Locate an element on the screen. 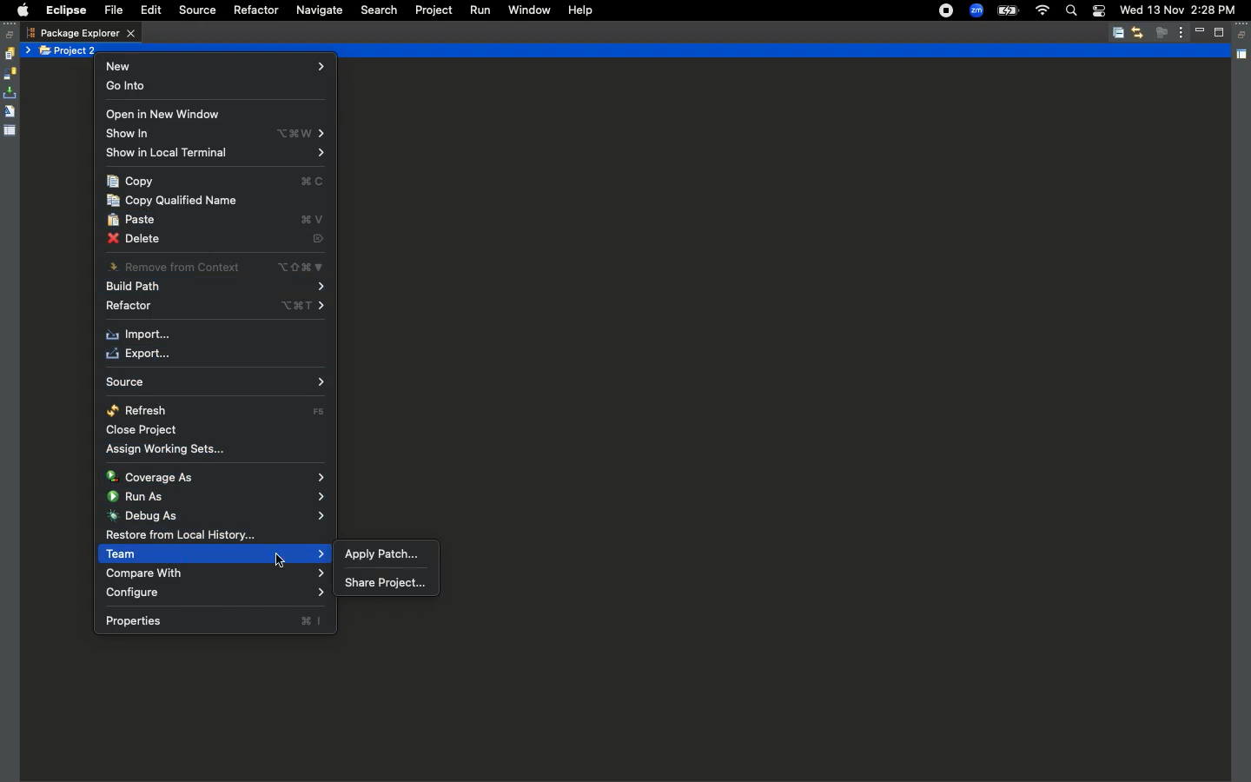 This screenshot has width=1251, height=782. Recording is located at coordinates (947, 10).